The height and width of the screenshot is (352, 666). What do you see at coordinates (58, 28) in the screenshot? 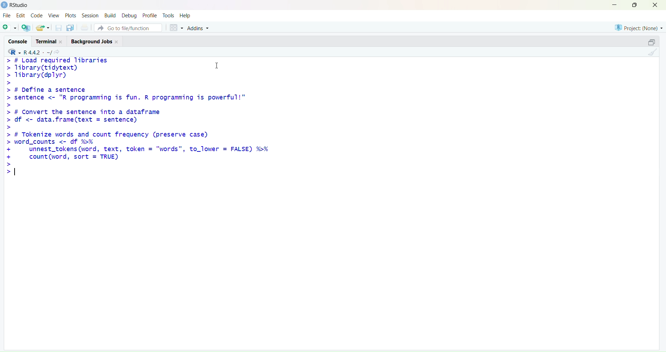
I see `save current document` at bounding box center [58, 28].